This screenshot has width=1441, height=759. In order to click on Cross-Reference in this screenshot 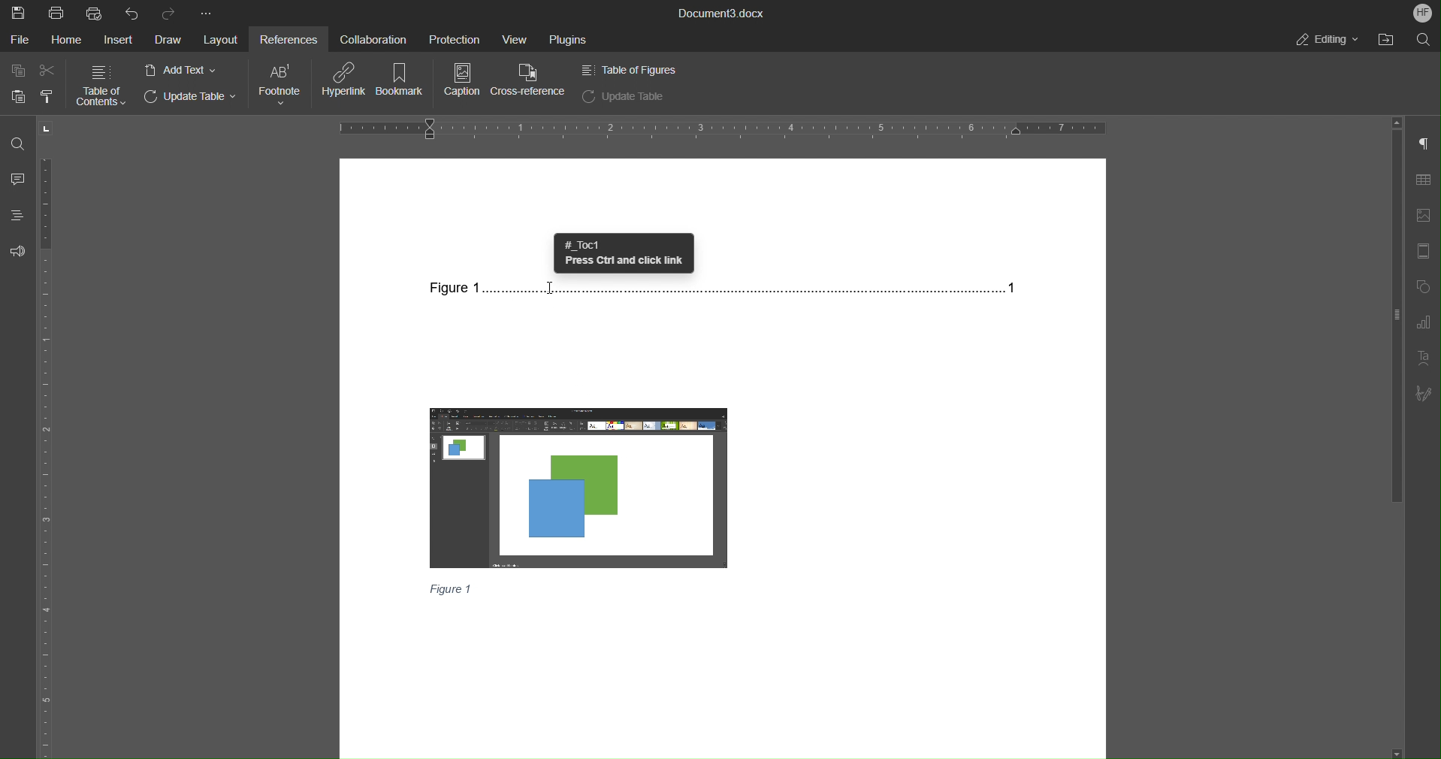, I will do `click(531, 81)`.